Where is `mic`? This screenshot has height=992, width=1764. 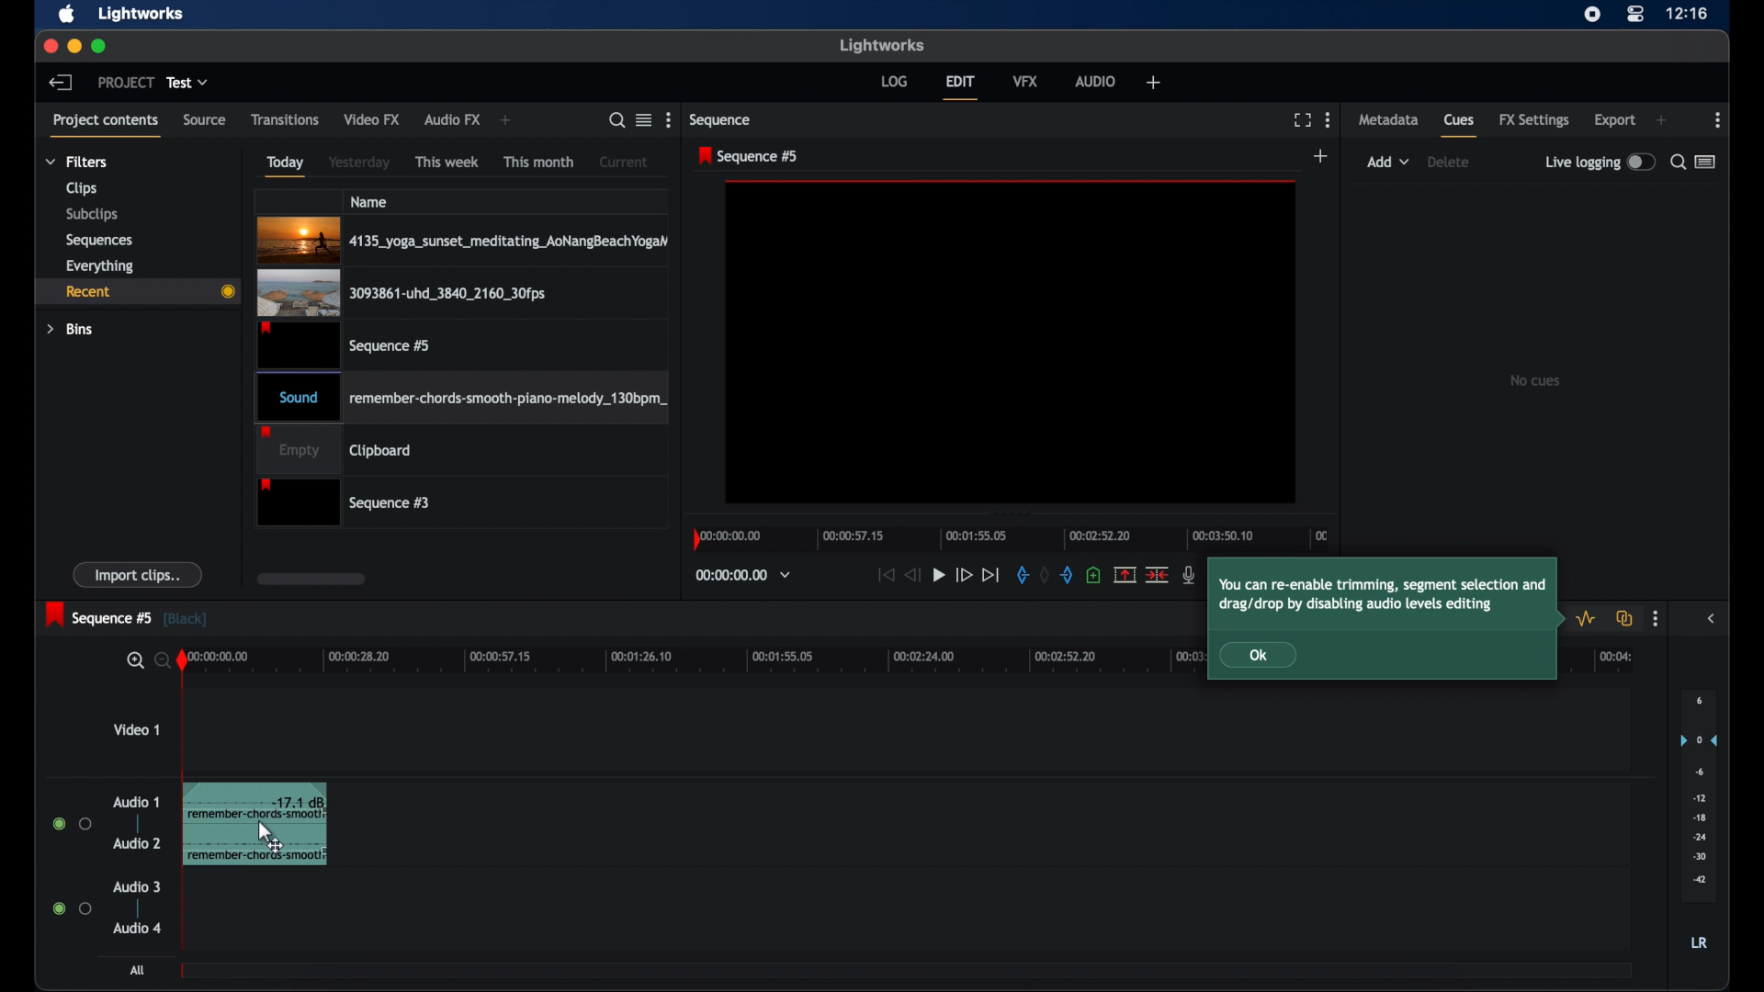
mic is located at coordinates (1190, 575).